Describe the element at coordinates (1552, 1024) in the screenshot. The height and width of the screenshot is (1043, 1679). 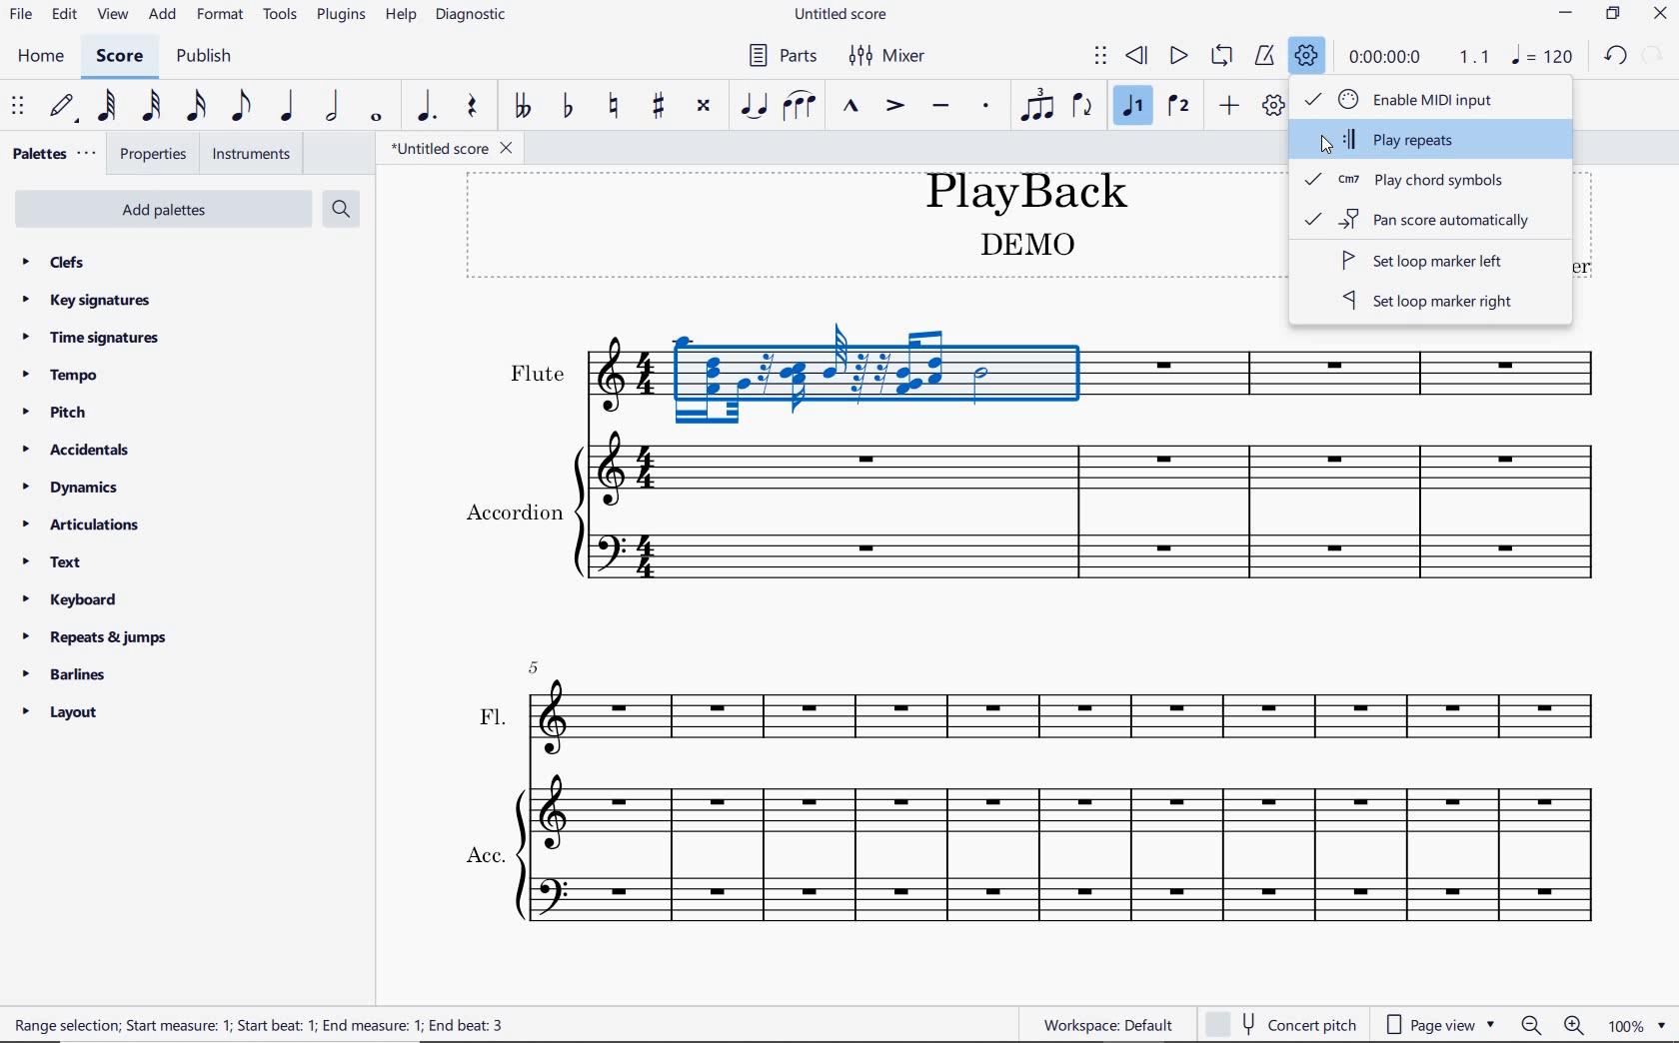
I see `ZOOM OUT OR ZOOM IN` at that location.